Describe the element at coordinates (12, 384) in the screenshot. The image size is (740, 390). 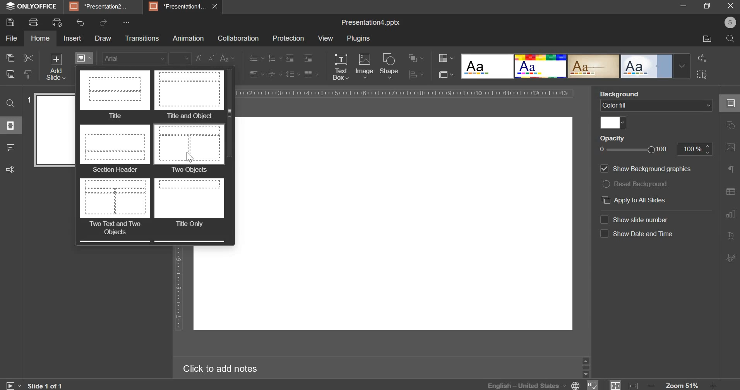
I see `slide show` at that location.